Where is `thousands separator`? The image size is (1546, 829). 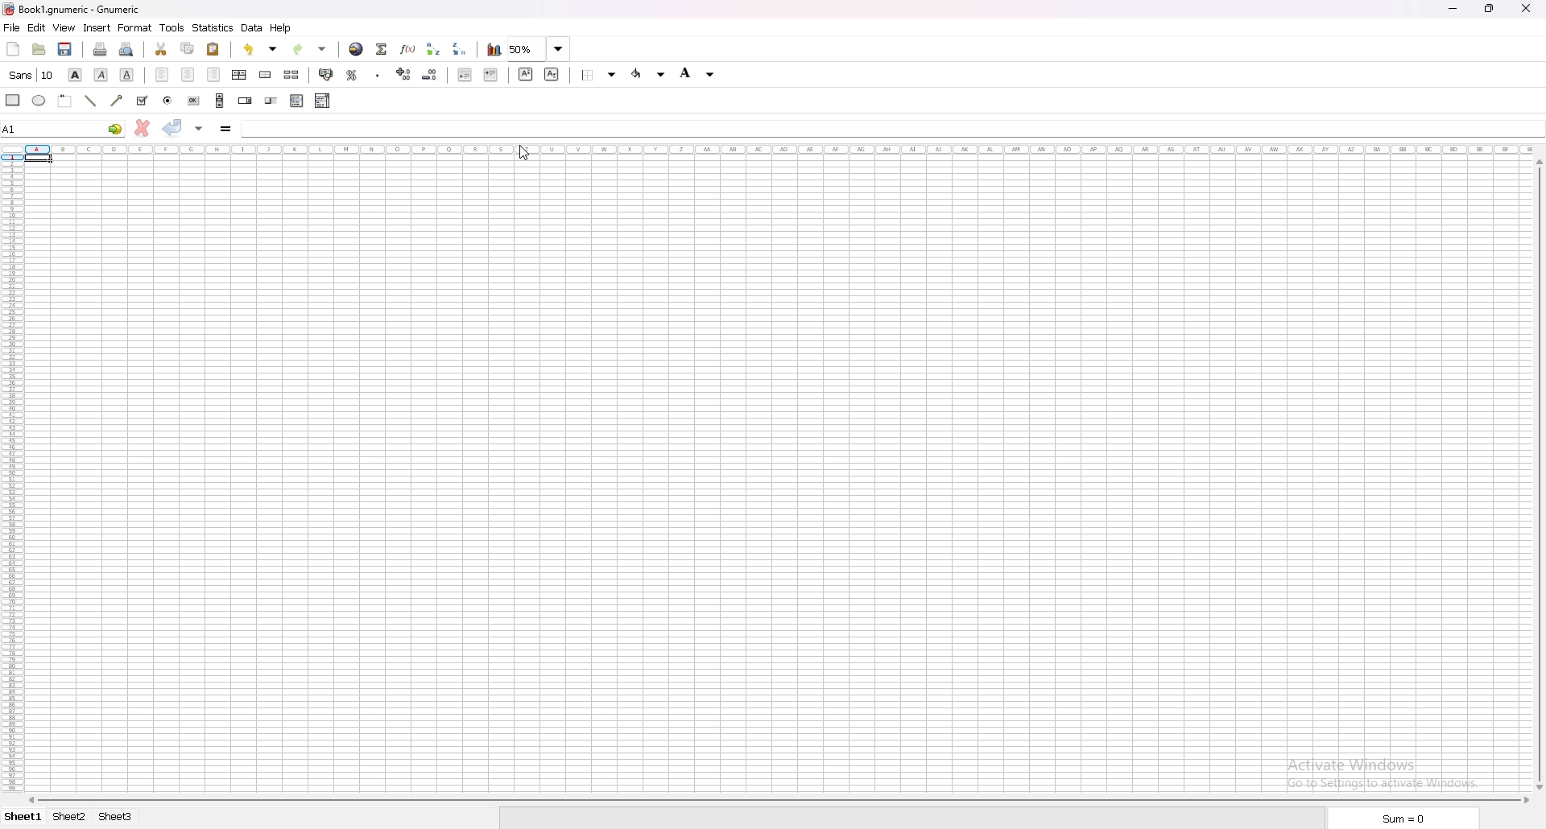
thousands separator is located at coordinates (377, 74).